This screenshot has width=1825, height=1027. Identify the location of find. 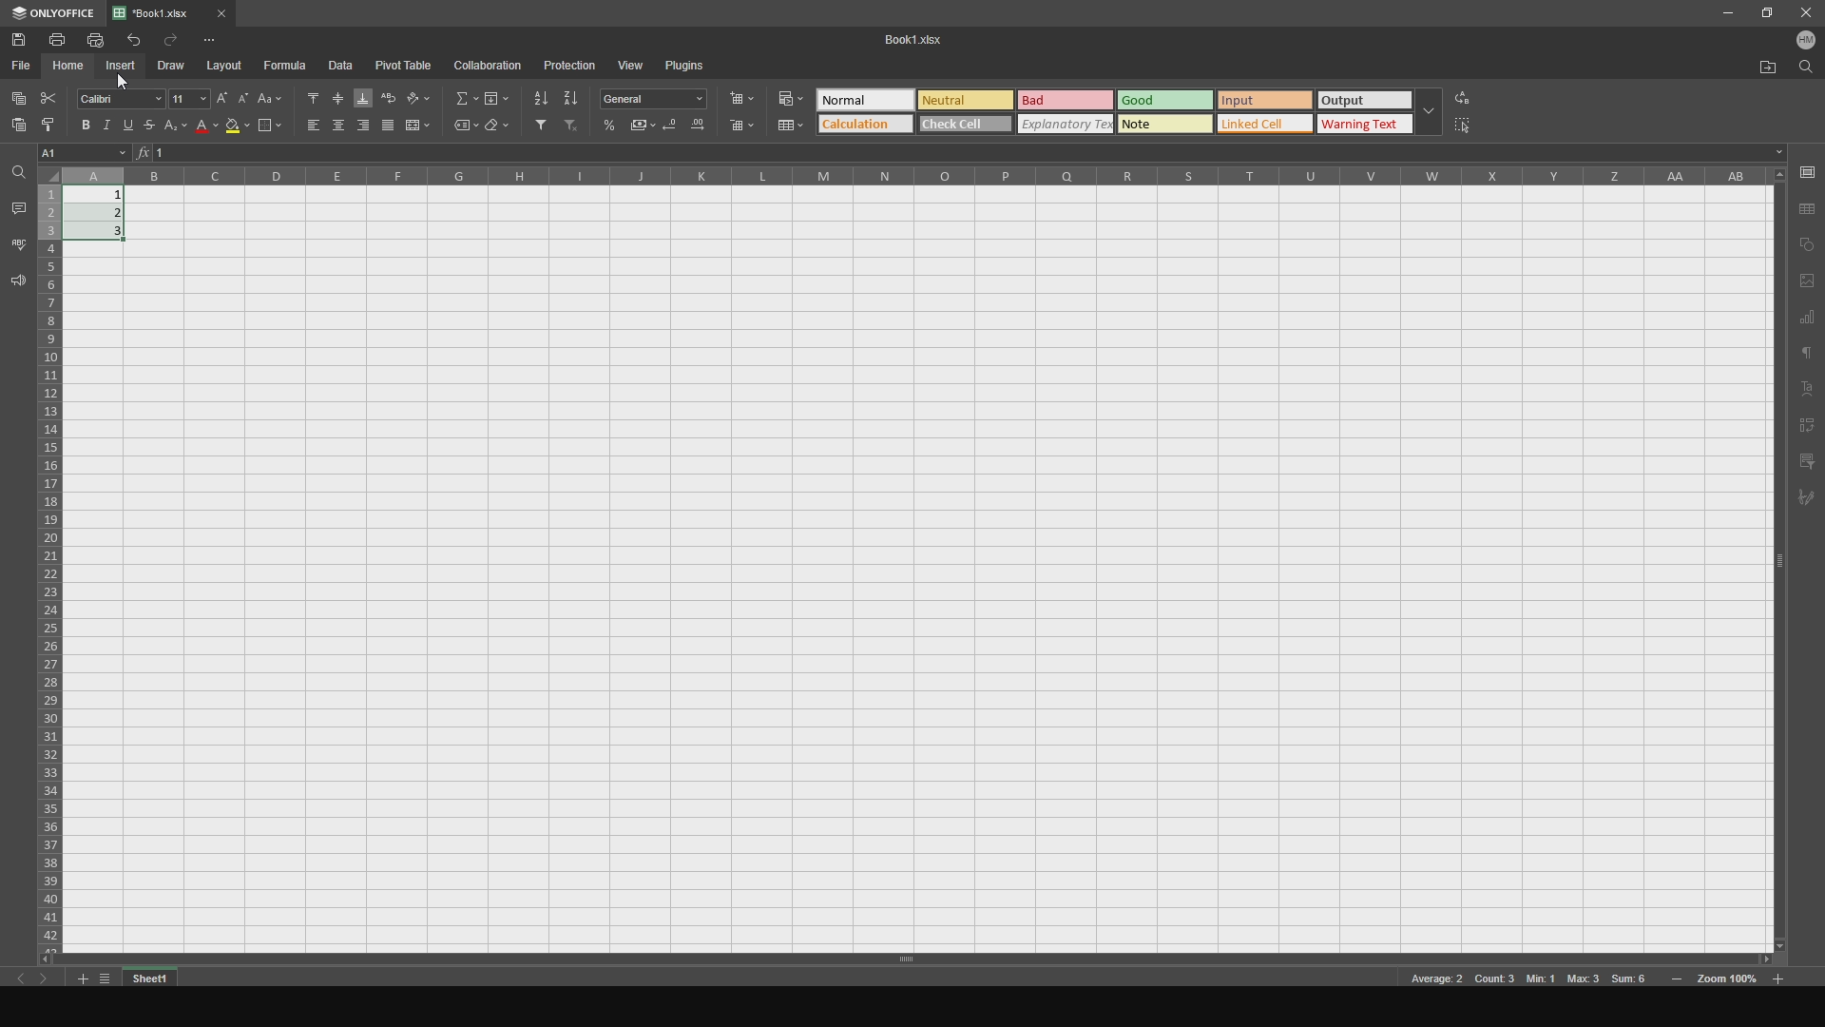
(1807, 71).